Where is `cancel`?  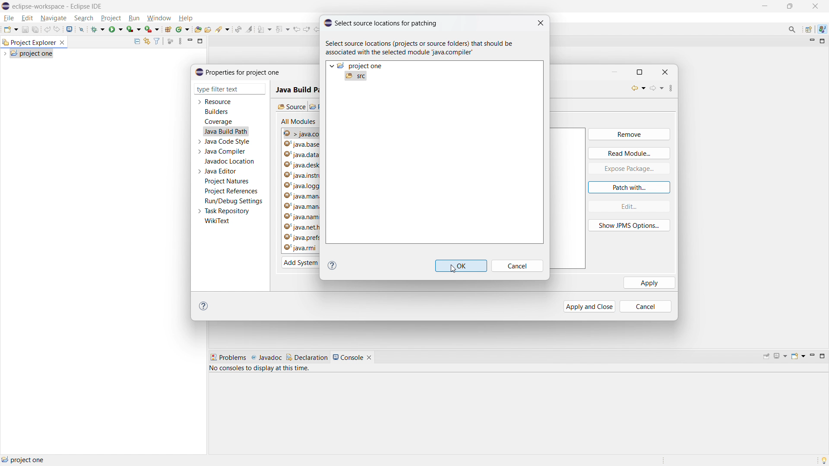
cancel is located at coordinates (649, 306).